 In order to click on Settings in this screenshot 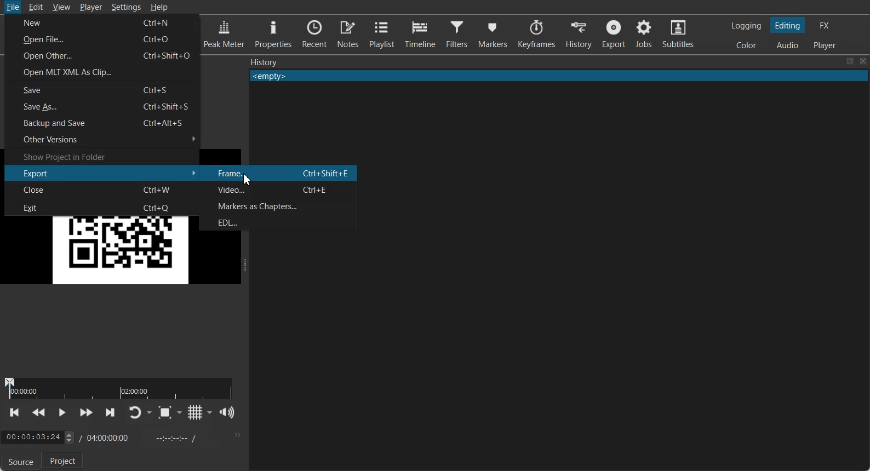, I will do `click(127, 7)`.